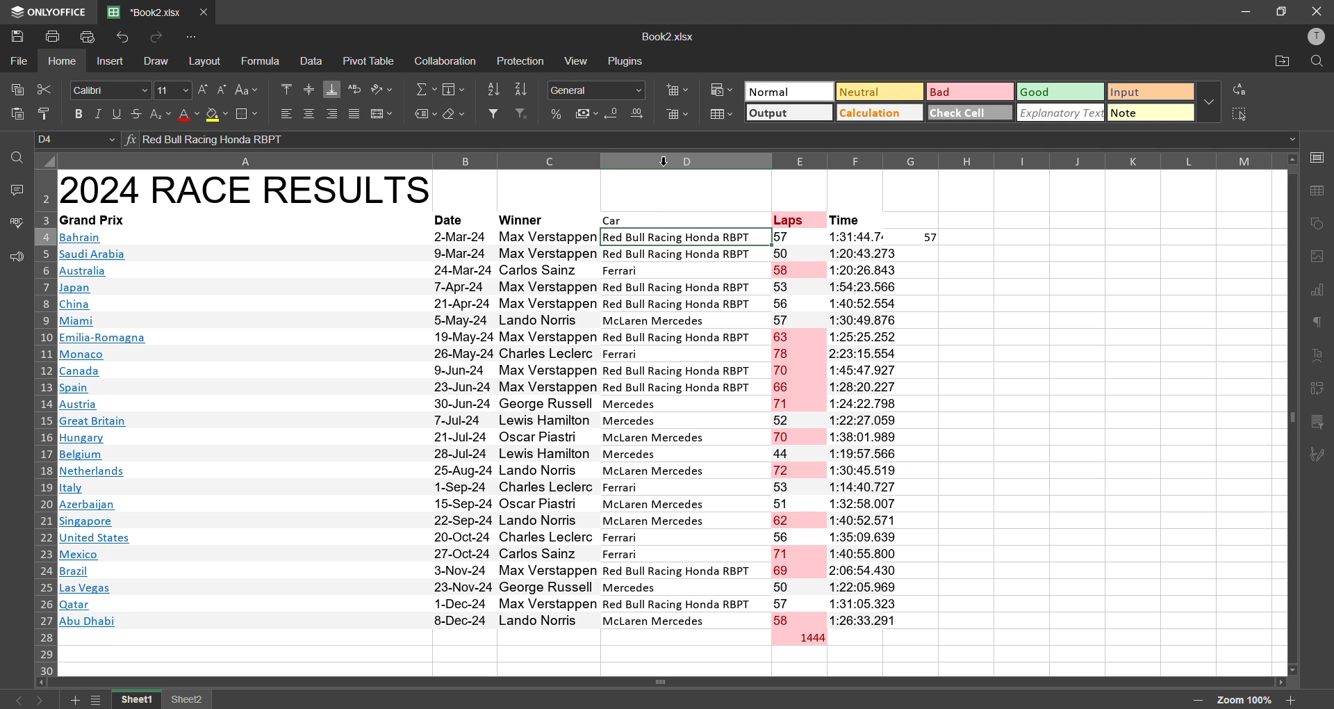 Image resolution: width=1334 pixels, height=709 pixels. What do you see at coordinates (1151, 114) in the screenshot?
I see `note` at bounding box center [1151, 114].